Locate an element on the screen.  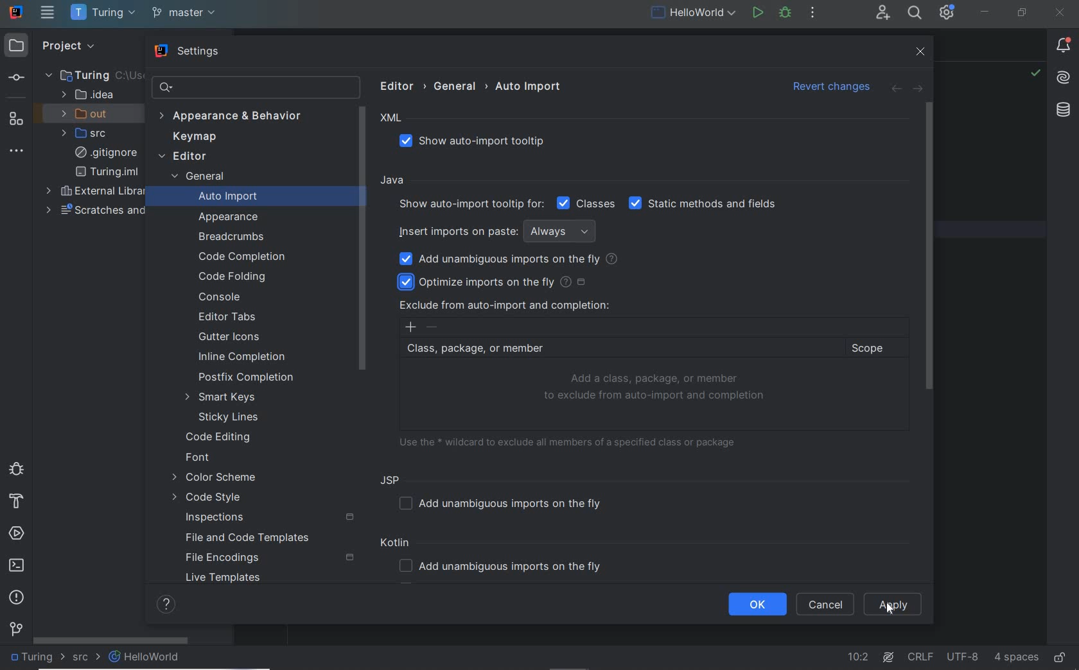
go to line 10:2 is located at coordinates (858, 657).